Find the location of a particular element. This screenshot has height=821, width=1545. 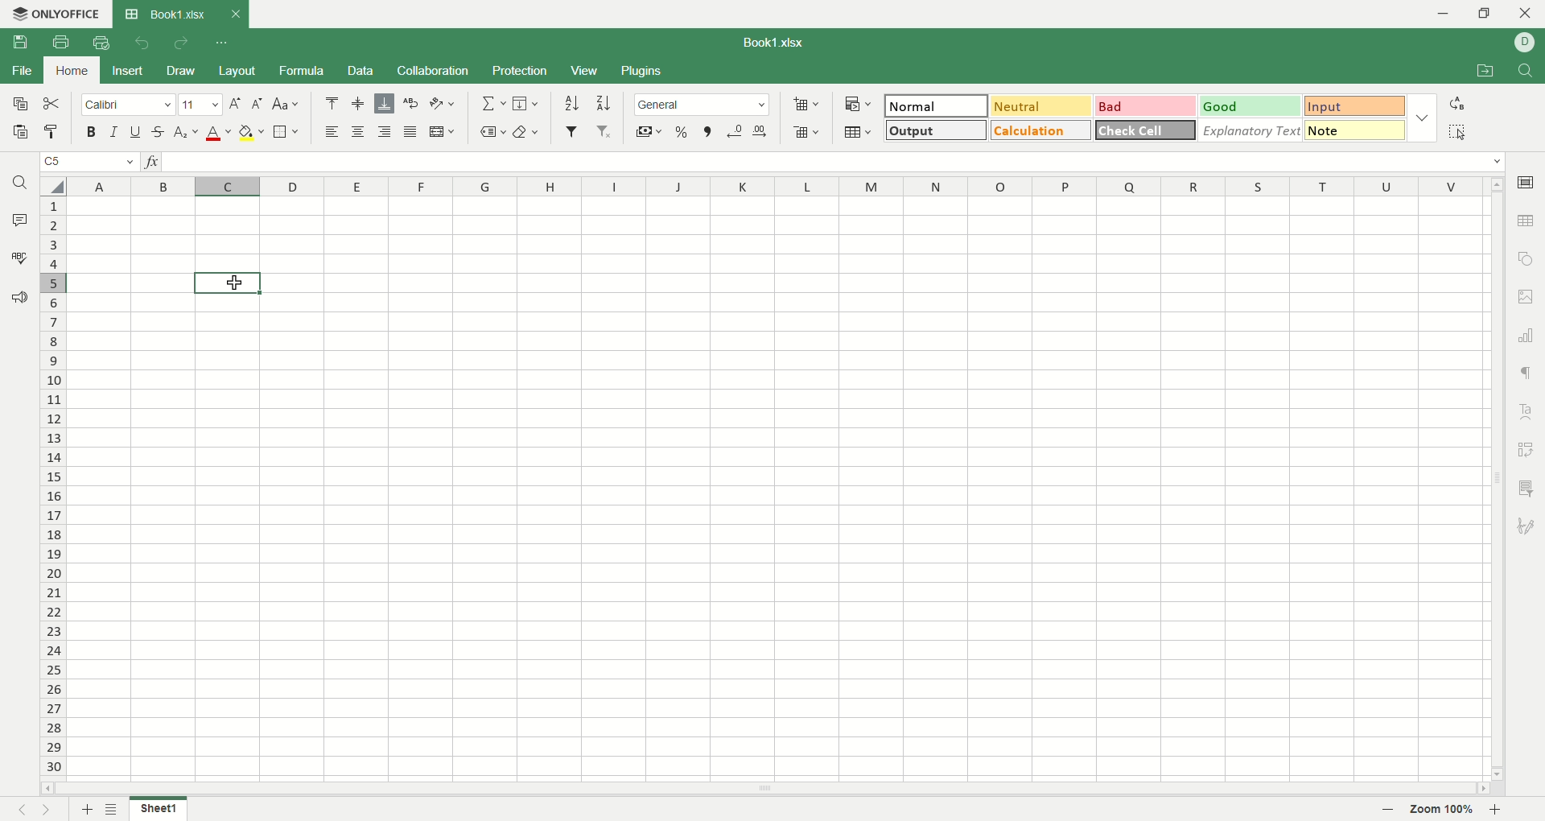

decrease font size is located at coordinates (257, 103).